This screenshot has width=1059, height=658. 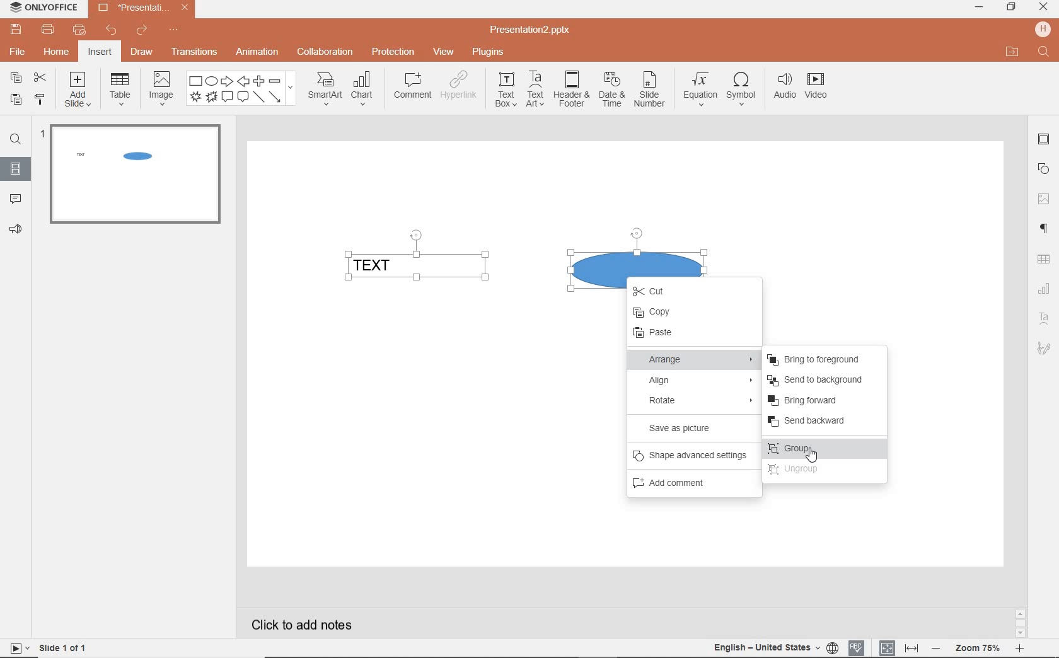 I want to click on hyperlink, so click(x=460, y=86).